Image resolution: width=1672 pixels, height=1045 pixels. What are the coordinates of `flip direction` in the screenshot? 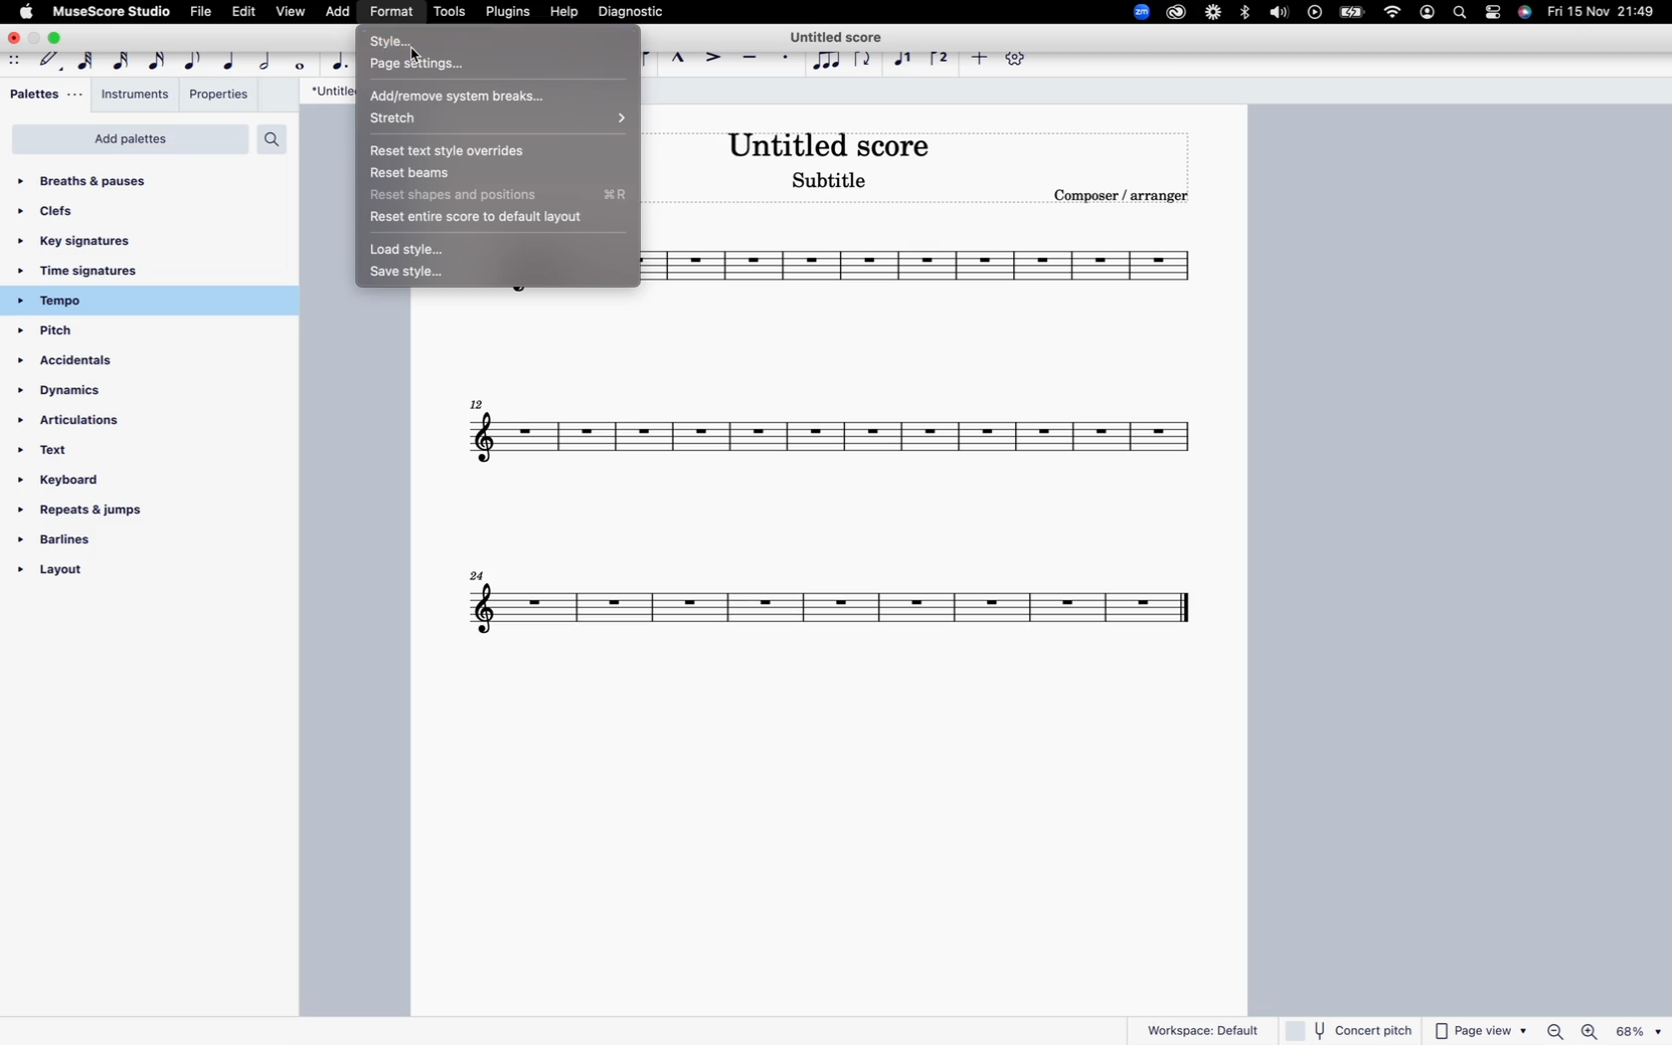 It's located at (865, 58).